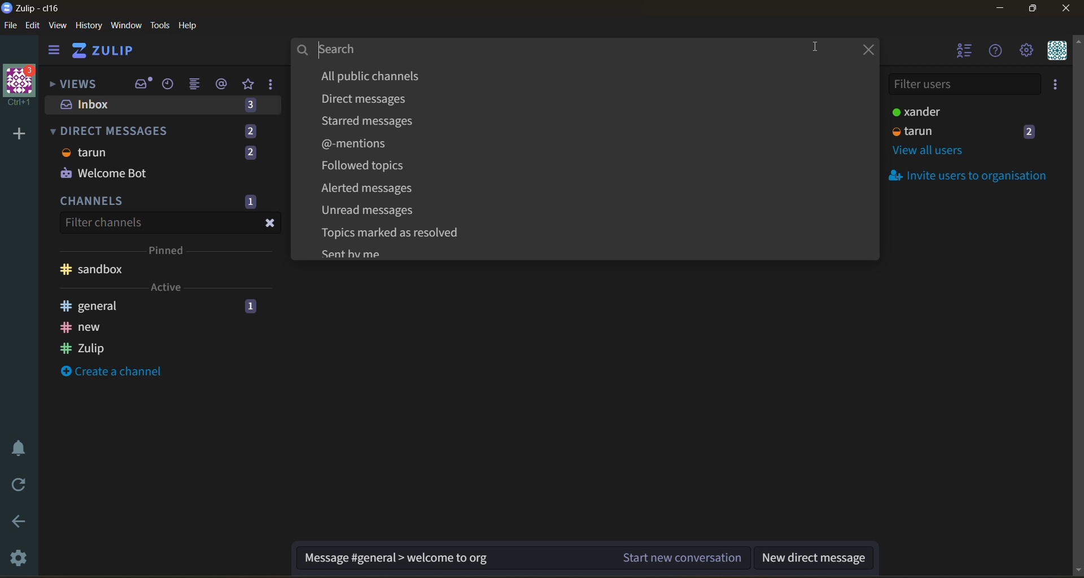 This screenshot has width=1084, height=578. Describe the element at coordinates (996, 52) in the screenshot. I see `help` at that location.